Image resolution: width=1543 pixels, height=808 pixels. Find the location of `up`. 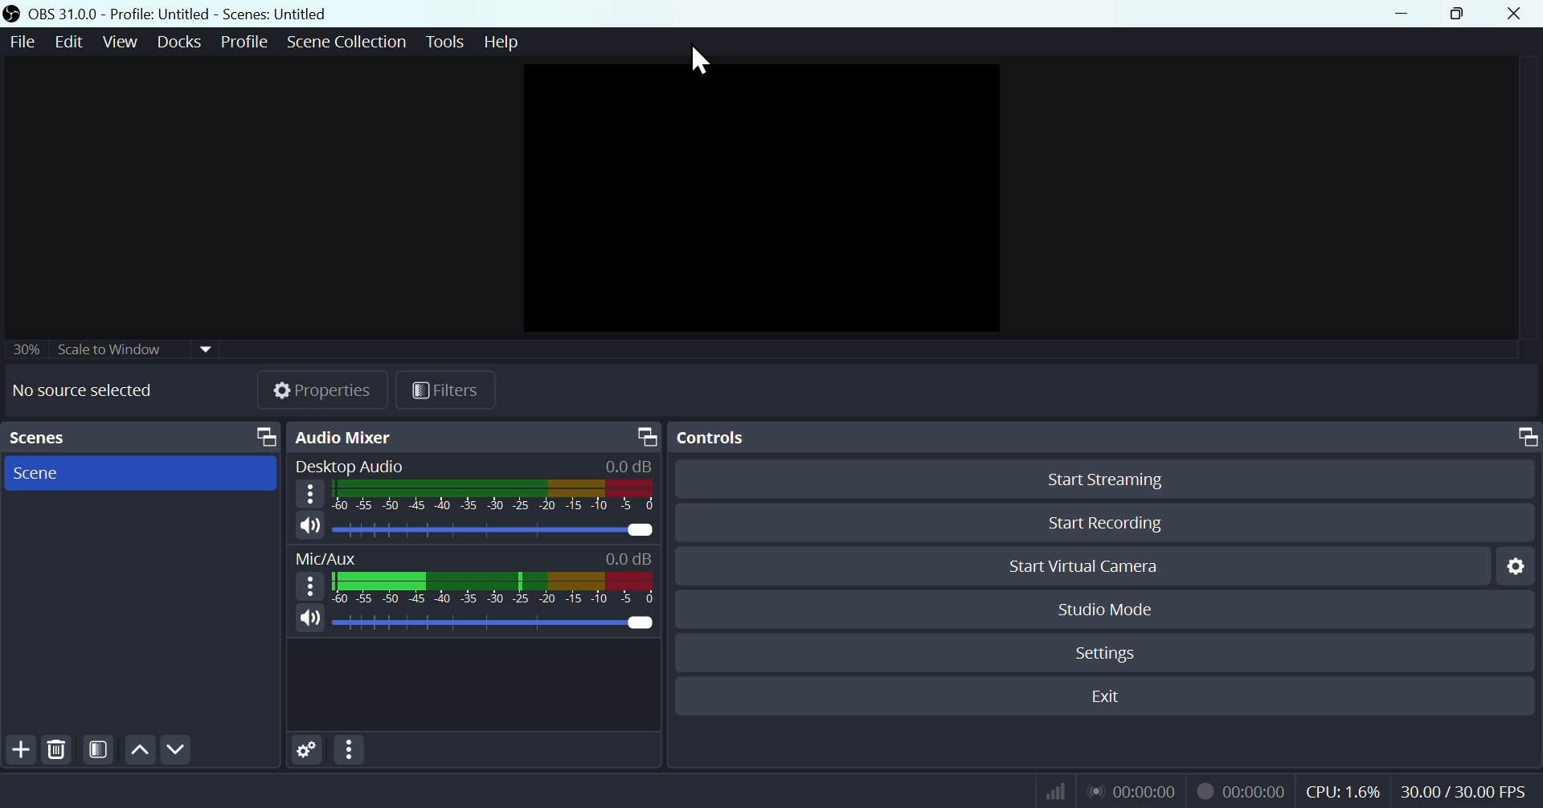

up is located at coordinates (139, 749).